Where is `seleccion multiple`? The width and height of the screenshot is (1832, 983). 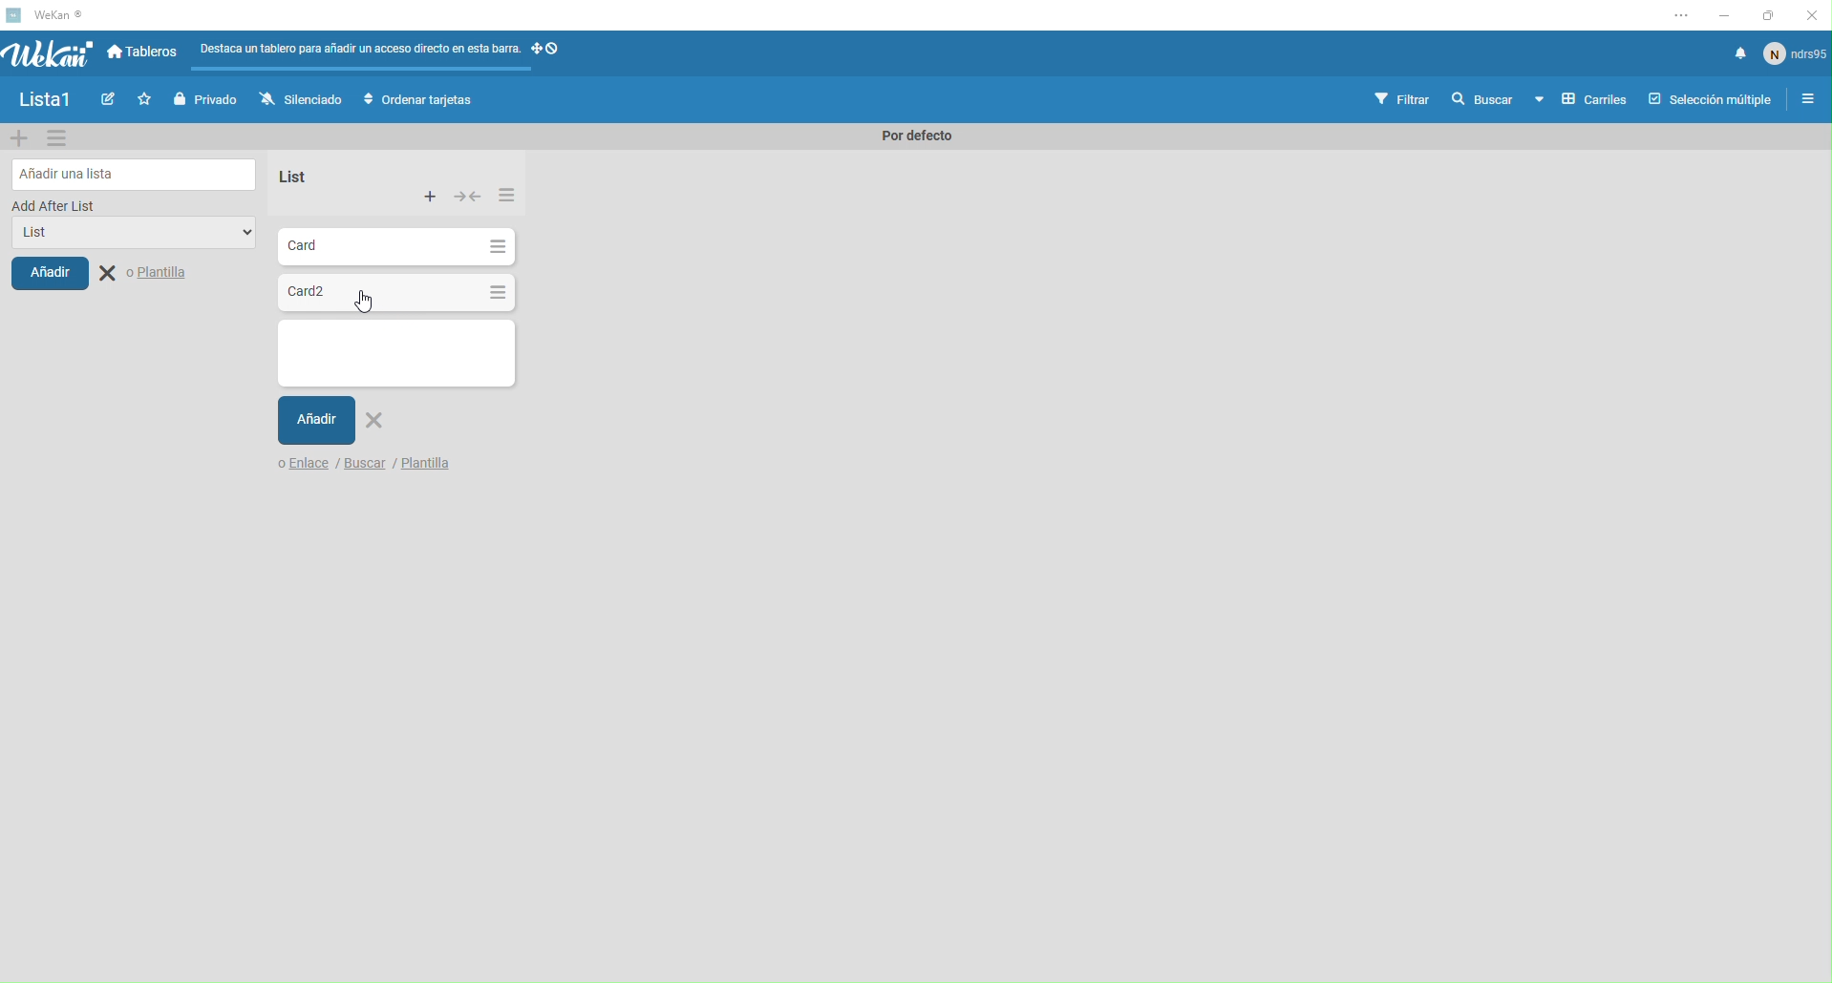
seleccion multiple is located at coordinates (1705, 99).